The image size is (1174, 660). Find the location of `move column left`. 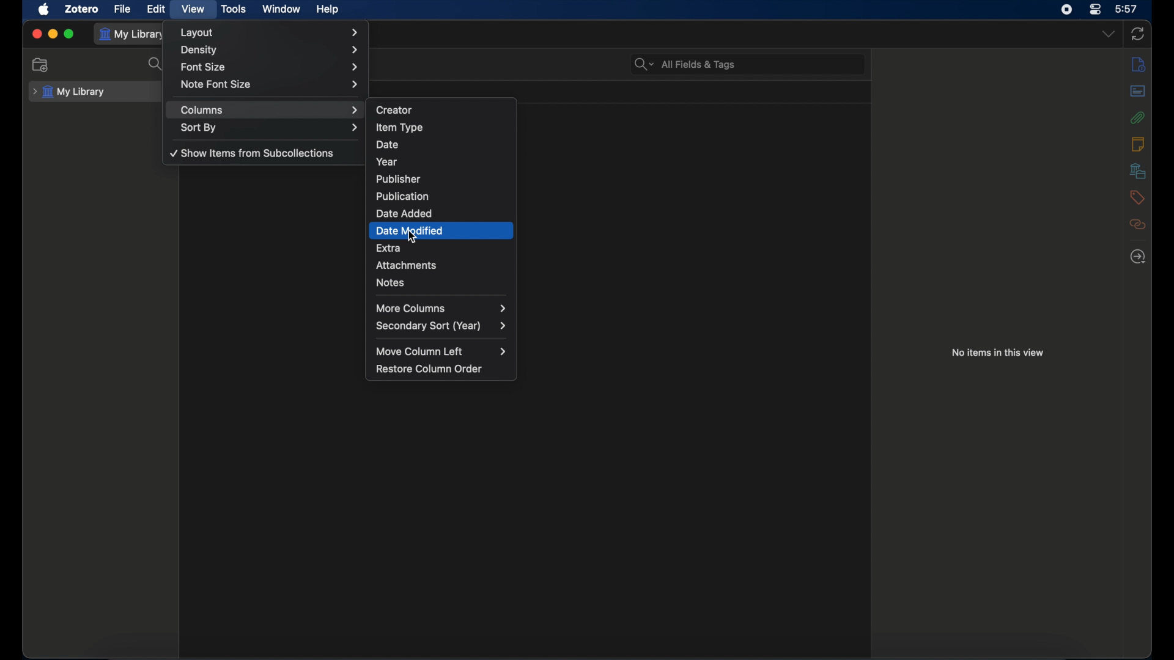

move column left is located at coordinates (441, 352).